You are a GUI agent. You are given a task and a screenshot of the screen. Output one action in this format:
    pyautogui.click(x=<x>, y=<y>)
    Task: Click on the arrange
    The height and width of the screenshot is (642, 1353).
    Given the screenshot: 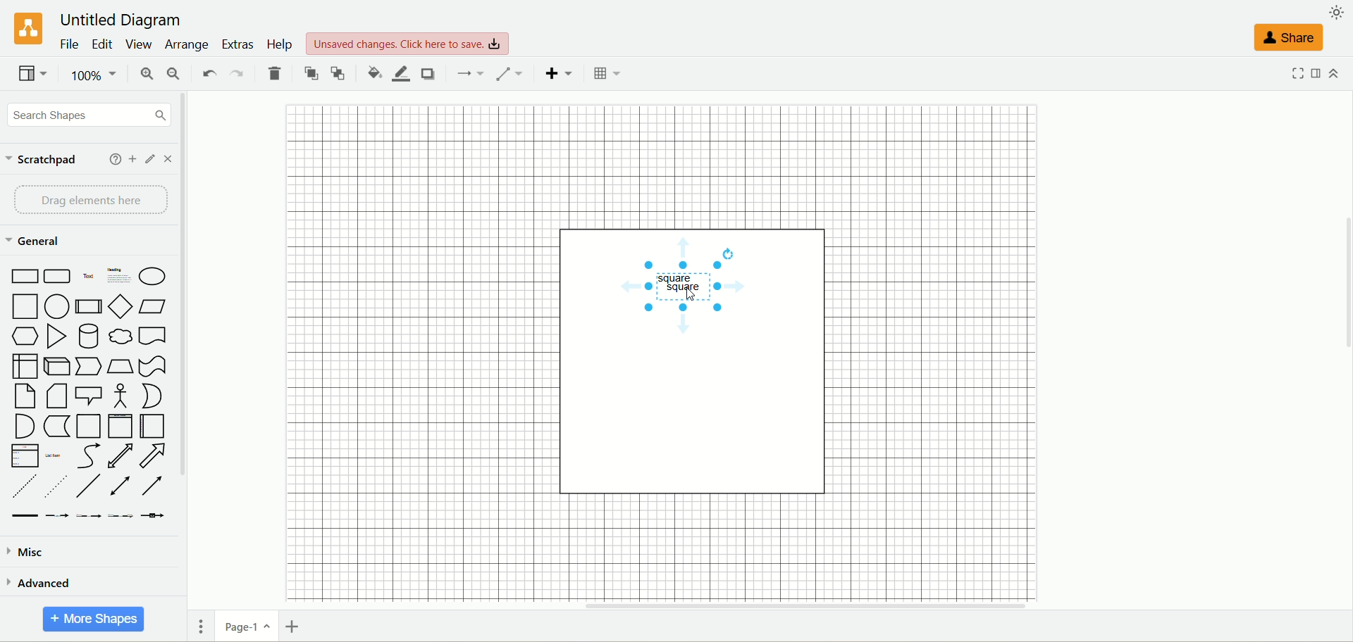 What is the action you would take?
    pyautogui.click(x=185, y=45)
    